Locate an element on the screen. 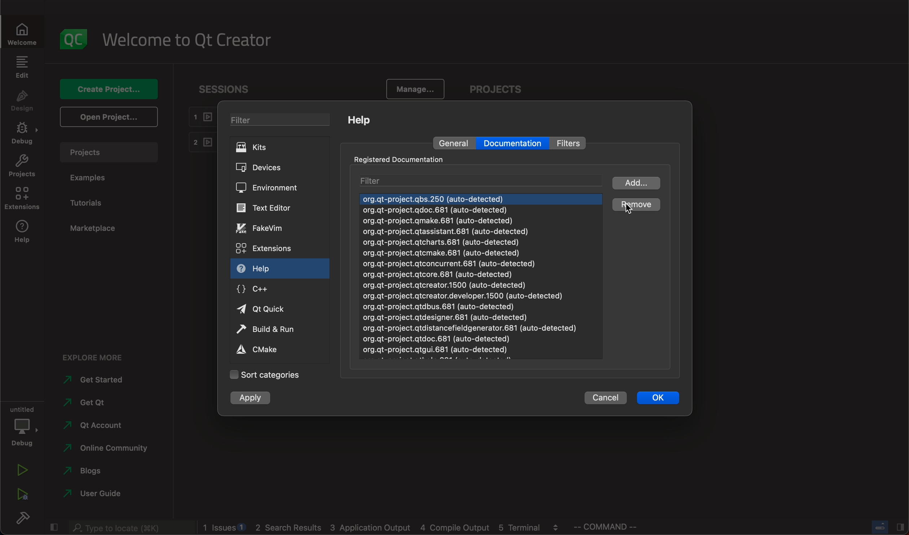 The image size is (909, 535). sessions is located at coordinates (227, 90).